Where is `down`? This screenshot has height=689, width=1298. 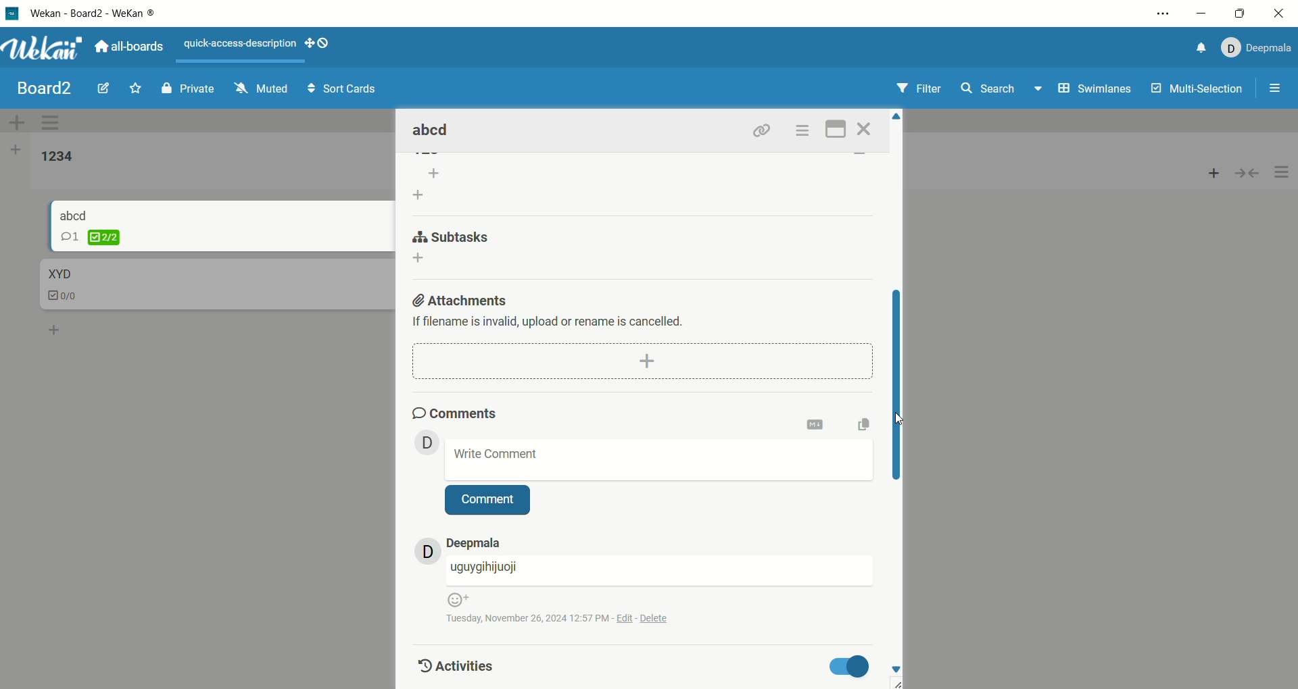 down is located at coordinates (898, 670).